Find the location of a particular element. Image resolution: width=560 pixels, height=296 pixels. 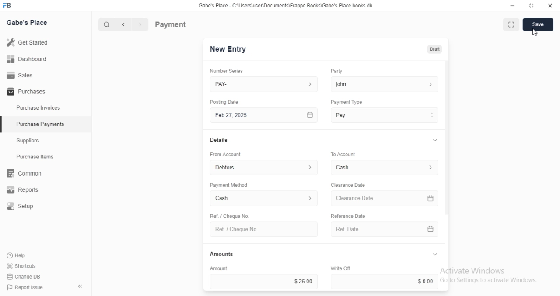

Save is located at coordinates (538, 24).